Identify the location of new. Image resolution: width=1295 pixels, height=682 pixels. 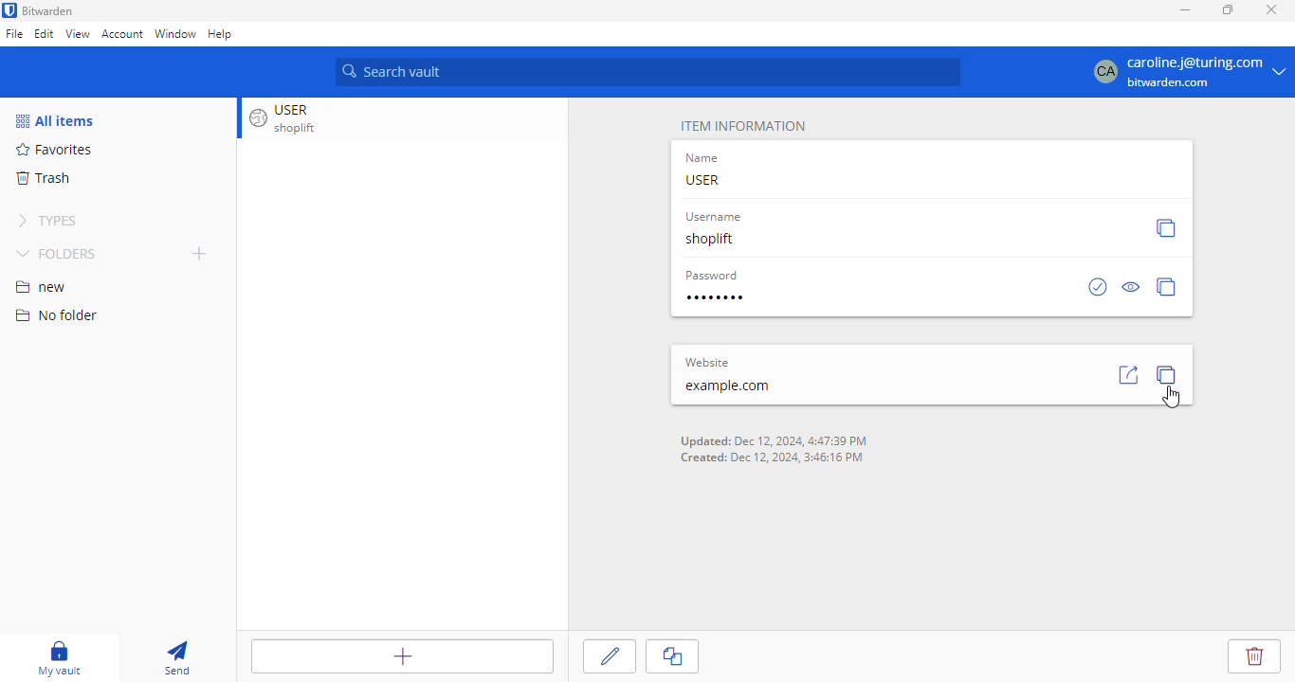
(41, 287).